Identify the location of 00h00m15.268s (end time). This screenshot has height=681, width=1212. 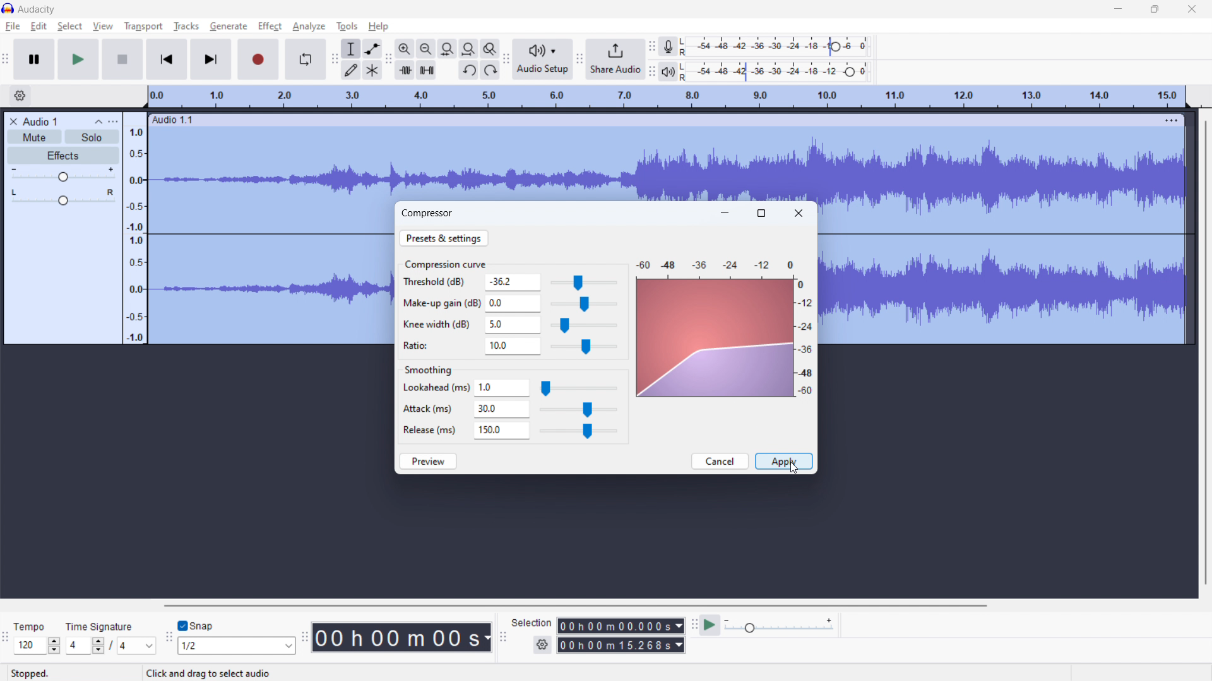
(621, 645).